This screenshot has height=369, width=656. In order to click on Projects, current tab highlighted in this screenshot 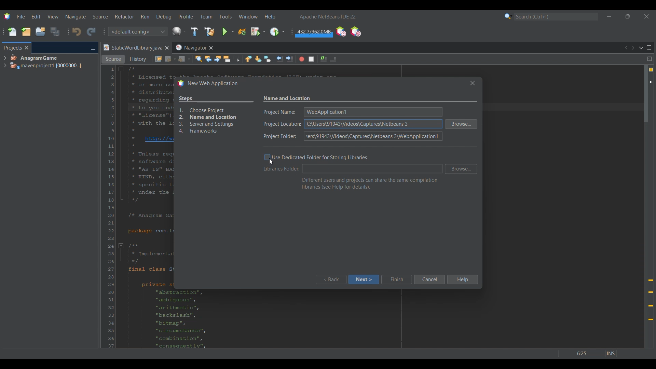, I will do `click(13, 47)`.